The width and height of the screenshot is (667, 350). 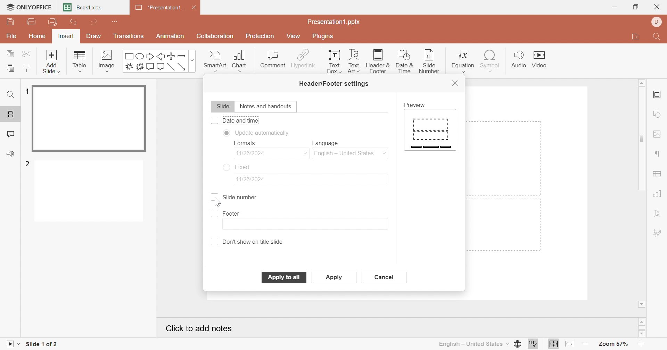 I want to click on Checkbox, so click(x=215, y=242).